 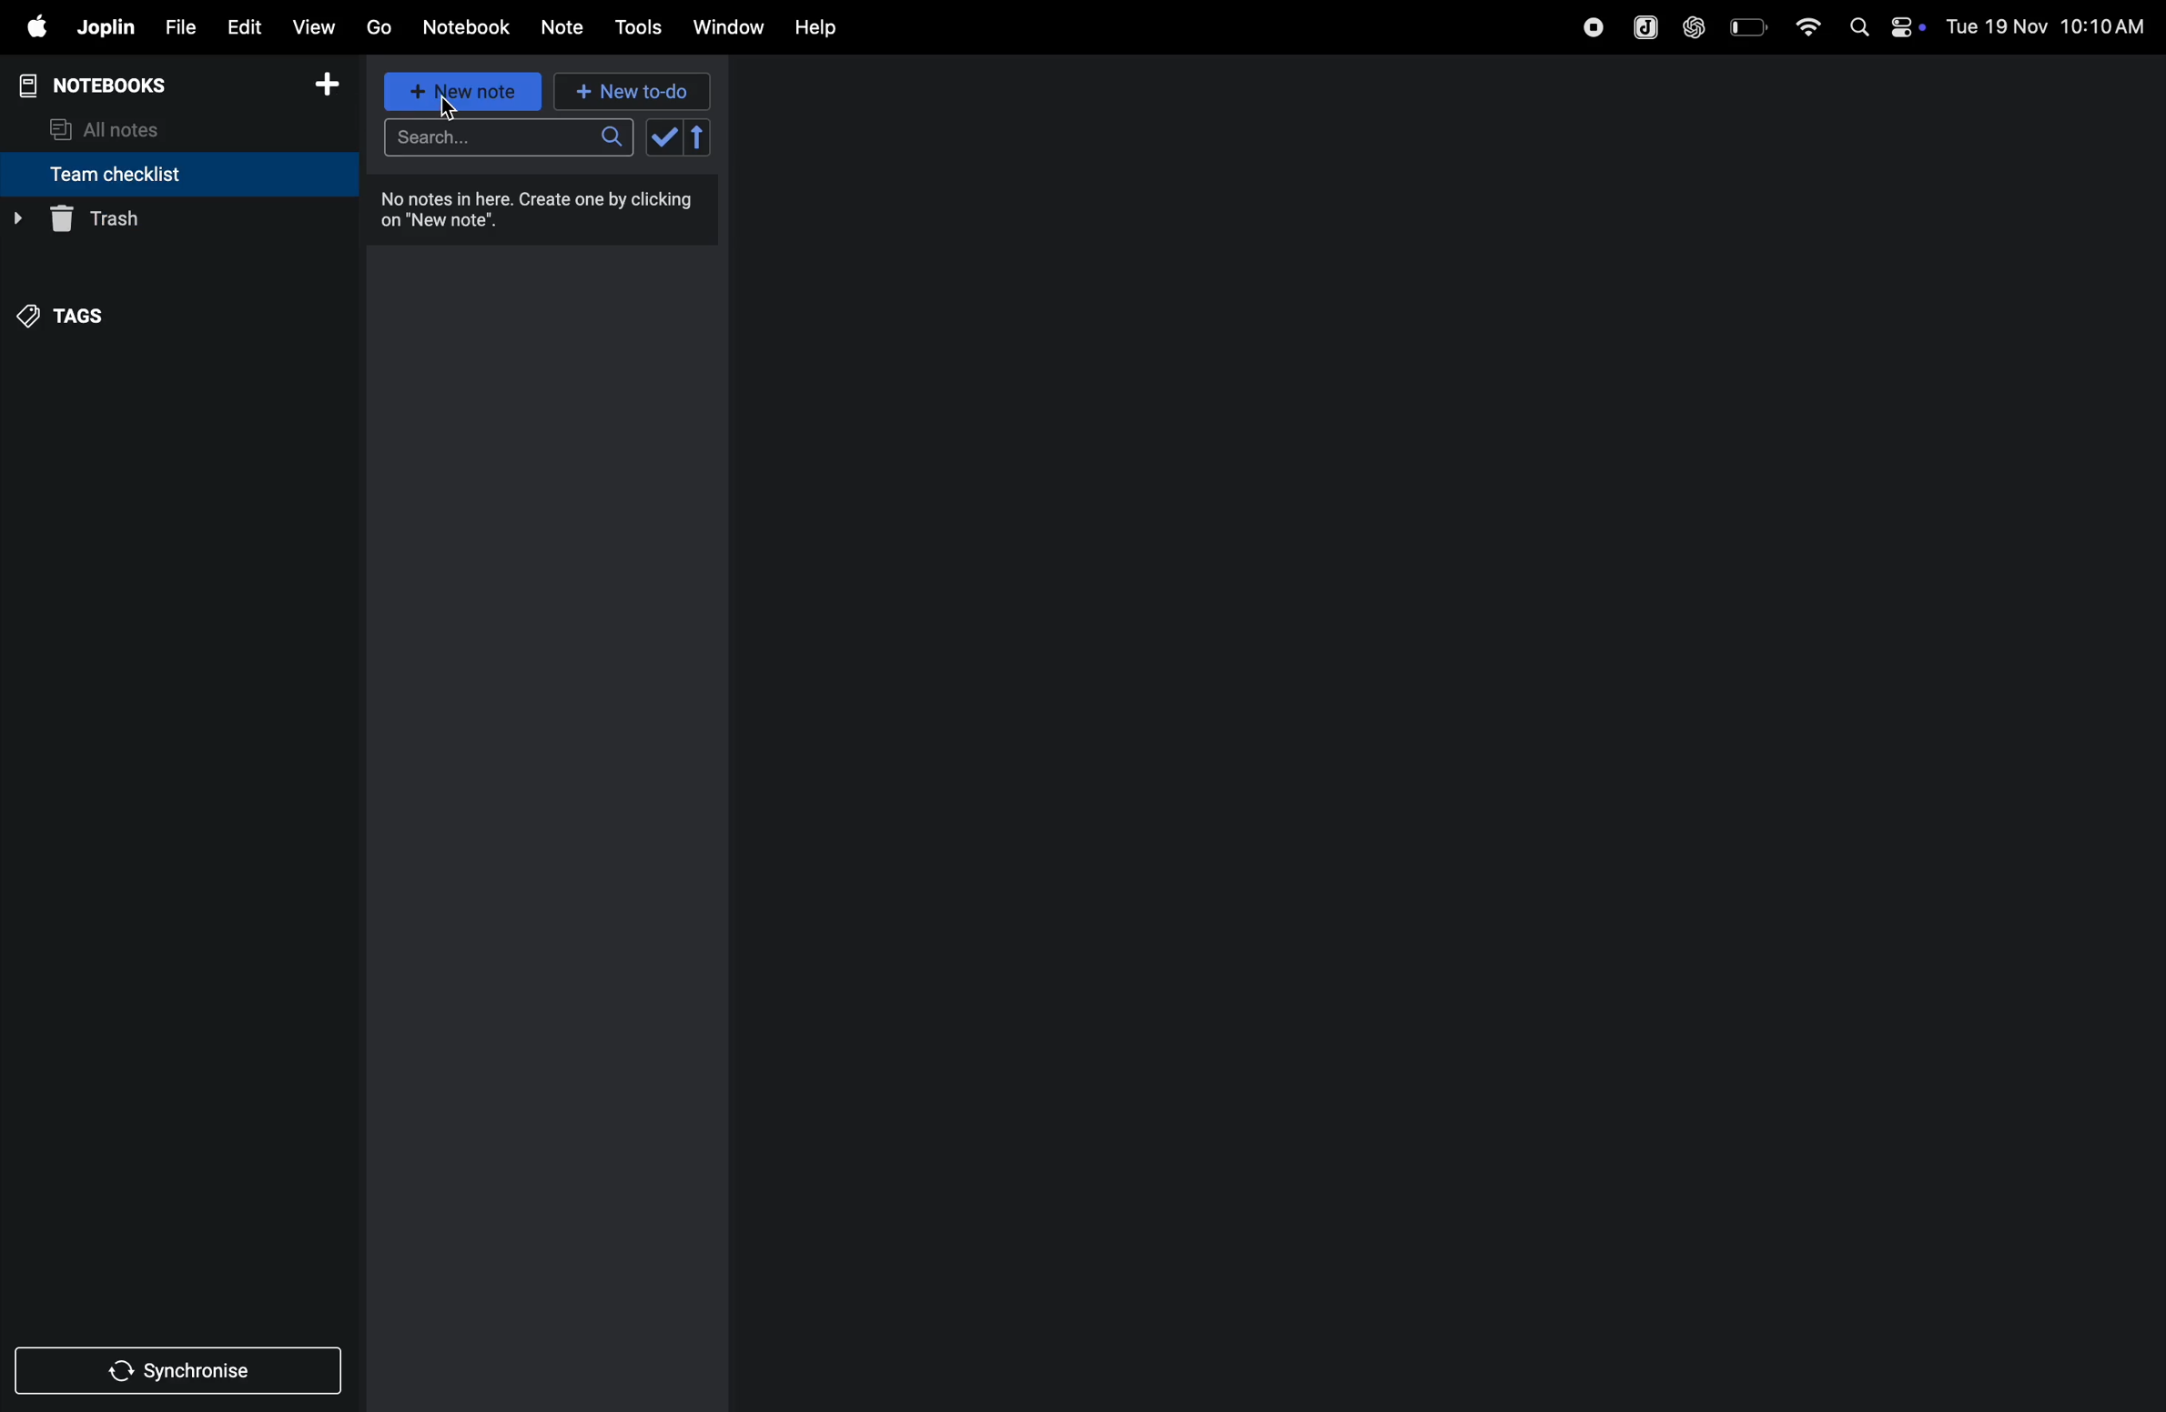 What do you see at coordinates (505, 140) in the screenshot?
I see `search ` at bounding box center [505, 140].